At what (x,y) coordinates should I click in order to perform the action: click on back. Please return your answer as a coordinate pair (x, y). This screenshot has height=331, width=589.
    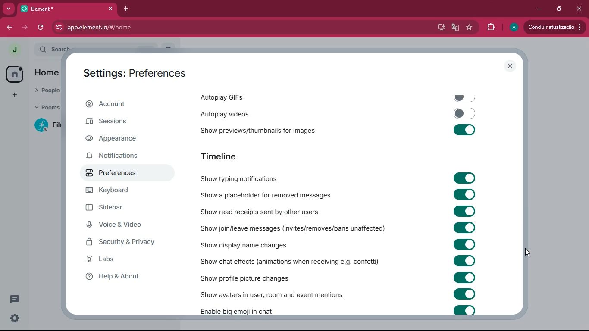
    Looking at the image, I should click on (10, 28).